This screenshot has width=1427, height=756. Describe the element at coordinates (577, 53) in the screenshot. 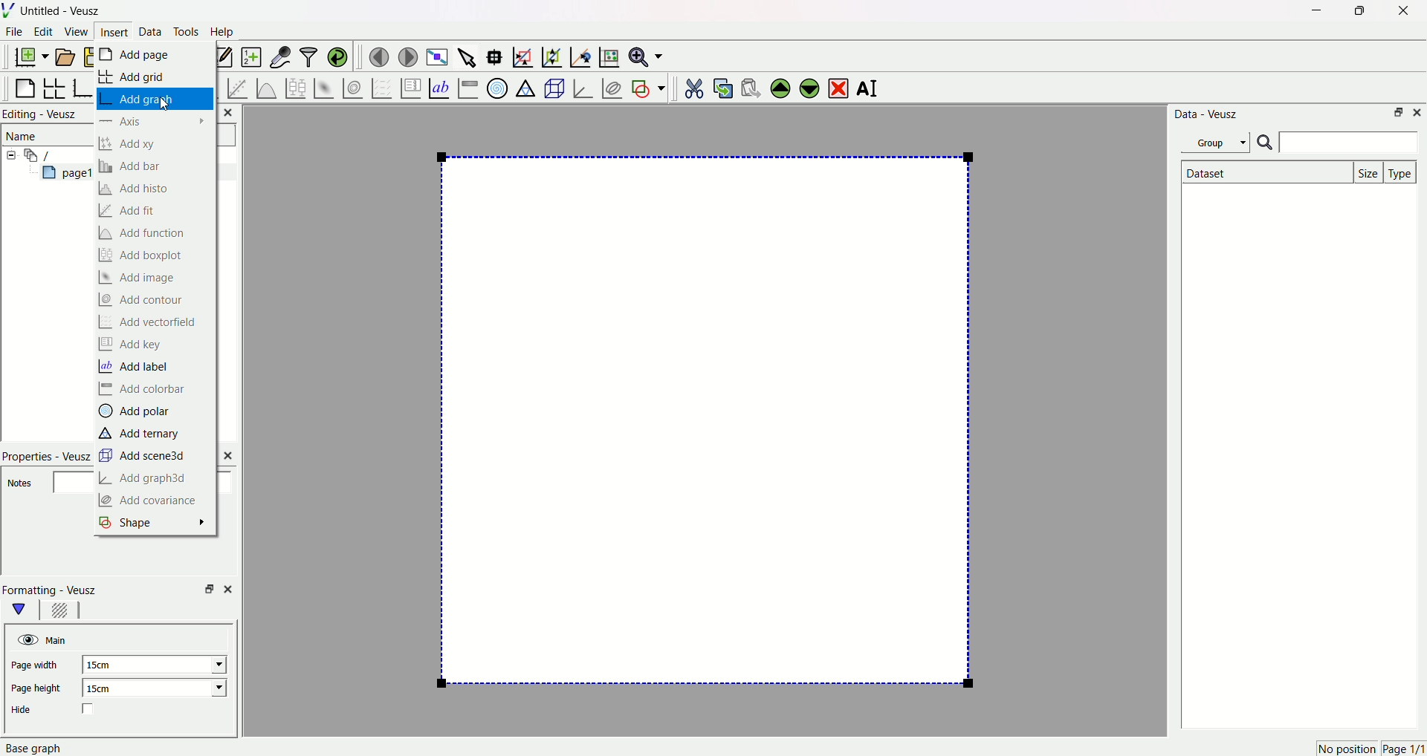

I see `recenter the graph axes` at that location.